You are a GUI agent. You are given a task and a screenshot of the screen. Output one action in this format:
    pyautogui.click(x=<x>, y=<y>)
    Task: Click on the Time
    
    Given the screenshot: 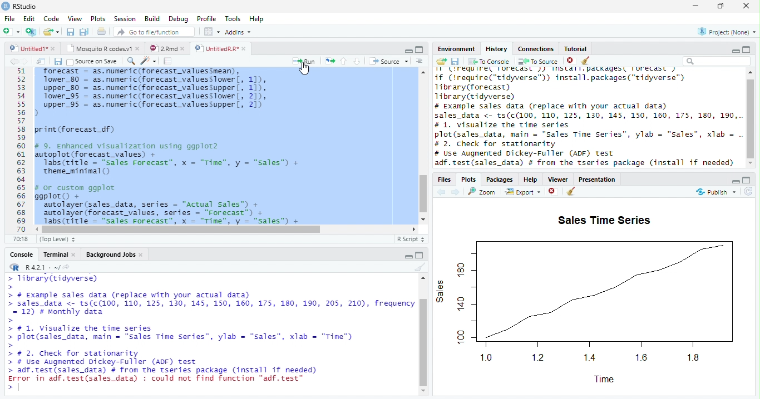 What is the action you would take?
    pyautogui.click(x=604, y=381)
    